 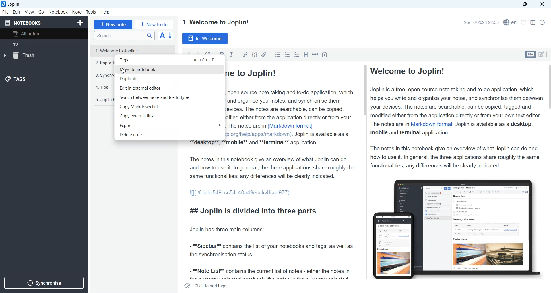 What do you see at coordinates (215, 22) in the screenshot?
I see `1. Welcome to Joplin!` at bounding box center [215, 22].